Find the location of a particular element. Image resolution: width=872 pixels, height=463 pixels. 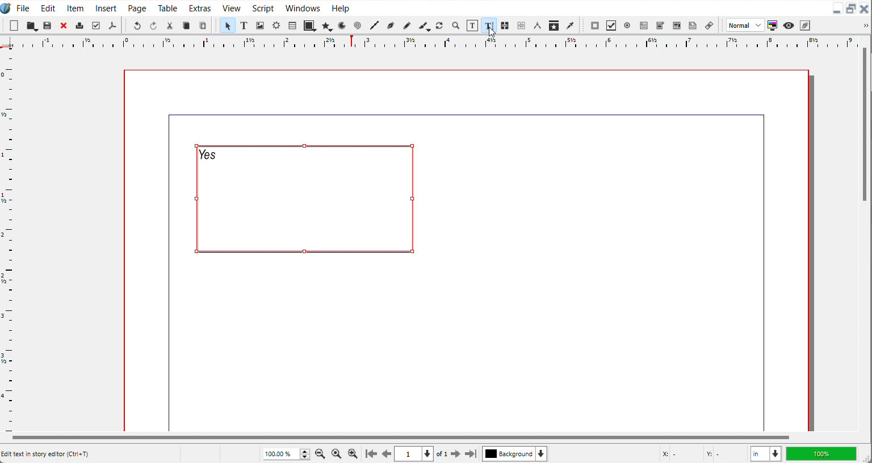

Preview is located at coordinates (789, 26).